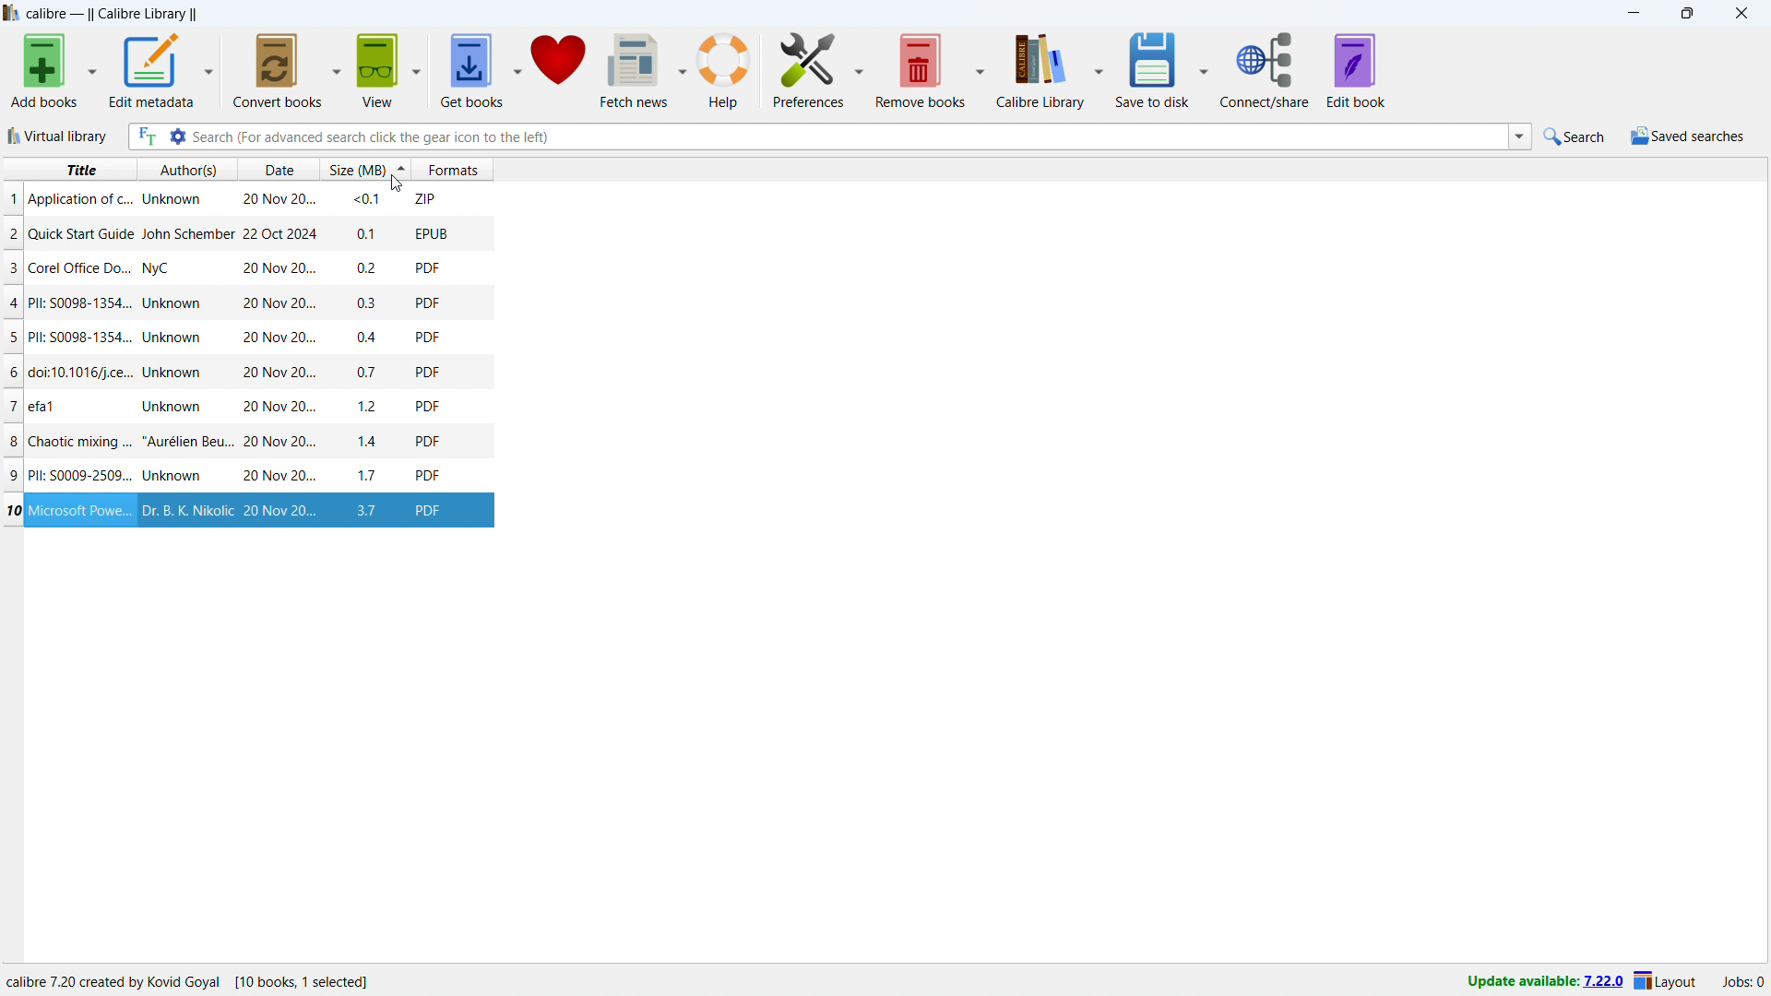 This screenshot has width=1771, height=996. Describe the element at coordinates (431, 232) in the screenshot. I see `PDF` at that location.